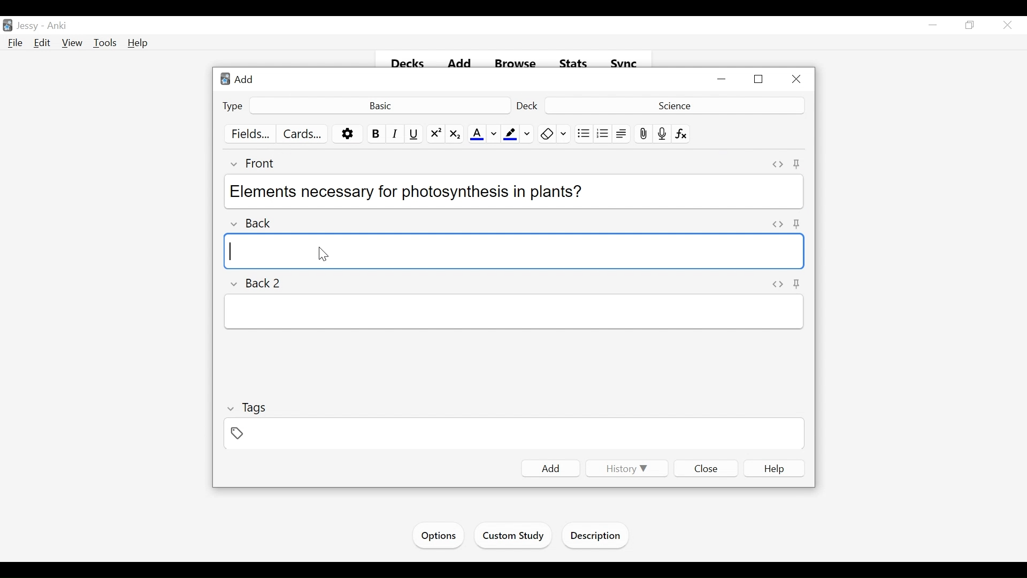 The image size is (1027, 578). What do you see at coordinates (313, 256) in the screenshot?
I see `cursor` at bounding box center [313, 256].